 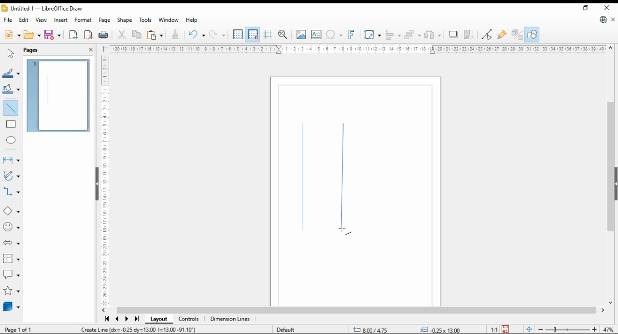 I want to click on mouse pointer, so click(x=344, y=230).